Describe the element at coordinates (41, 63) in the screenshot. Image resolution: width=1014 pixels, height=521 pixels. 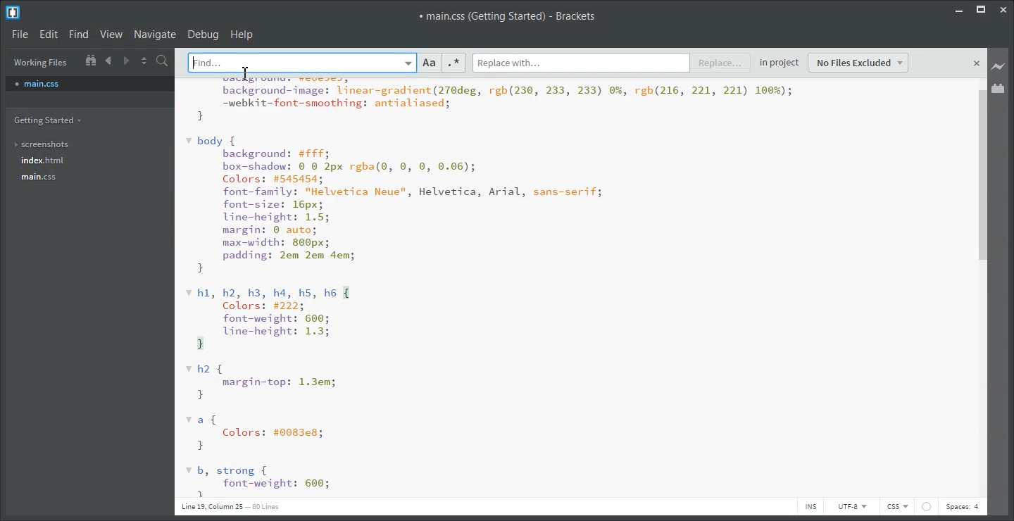
I see `Working Files` at that location.